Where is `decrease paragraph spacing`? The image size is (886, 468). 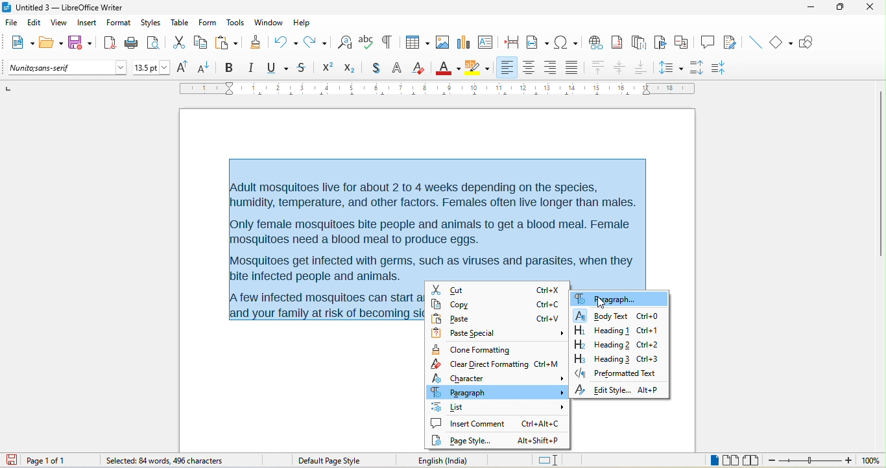
decrease paragraph spacing is located at coordinates (721, 68).